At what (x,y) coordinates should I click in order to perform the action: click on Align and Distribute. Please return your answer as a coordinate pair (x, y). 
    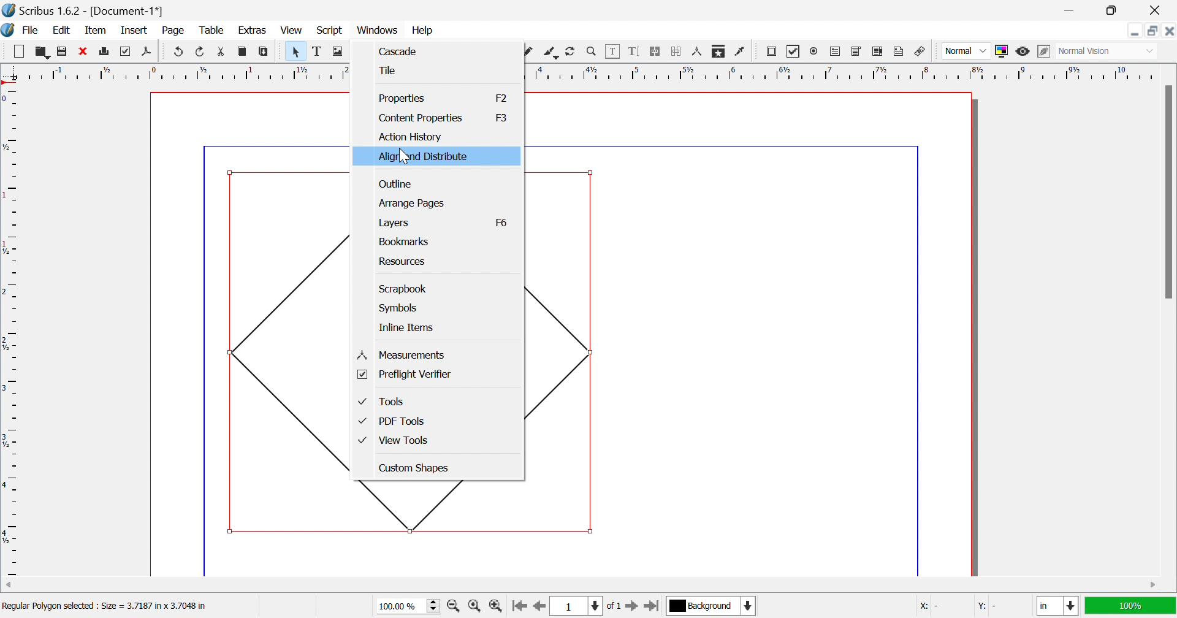
    Looking at the image, I should click on (423, 157).